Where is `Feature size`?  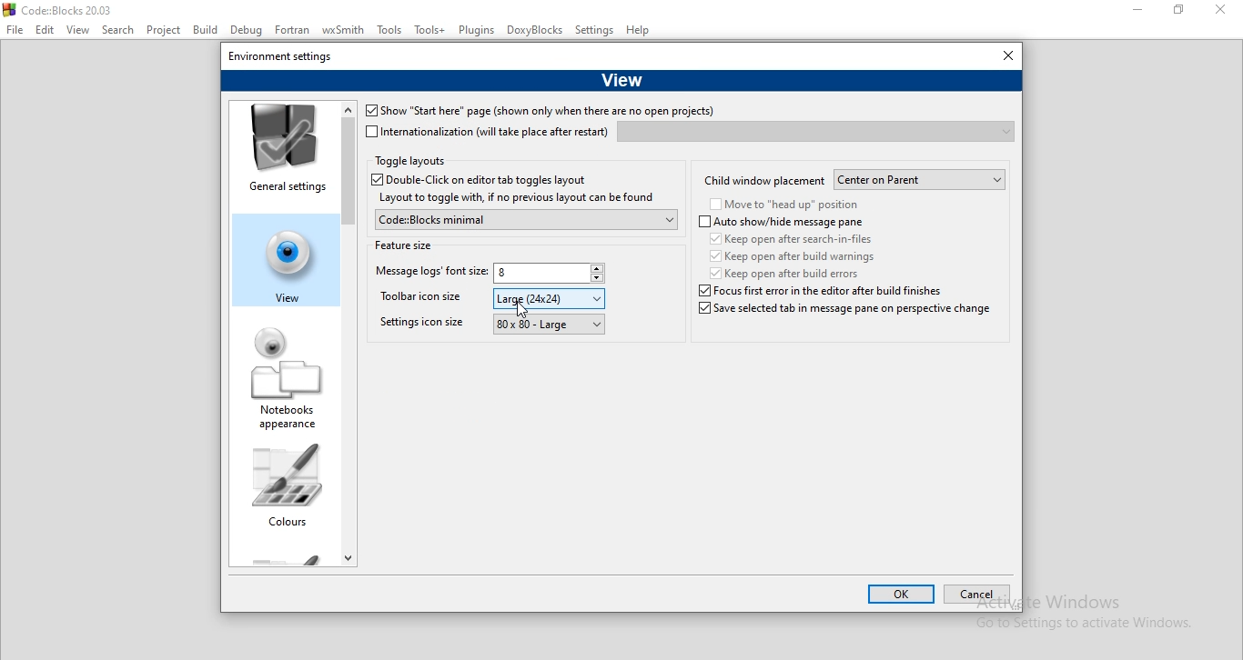 Feature size is located at coordinates (404, 244).